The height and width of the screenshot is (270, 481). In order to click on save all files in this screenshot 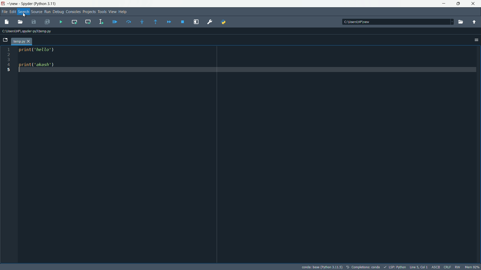, I will do `click(33, 22)`.